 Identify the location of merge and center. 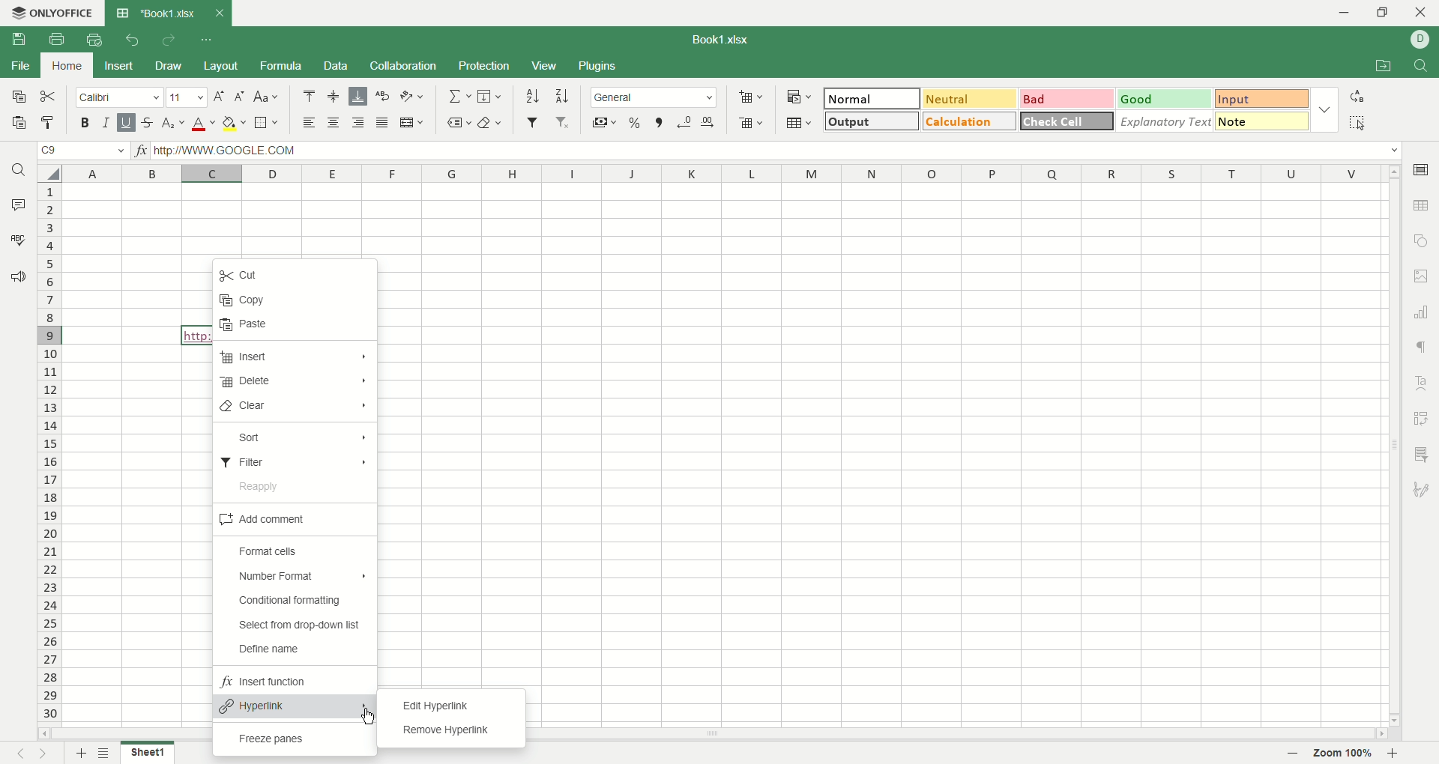
(411, 124).